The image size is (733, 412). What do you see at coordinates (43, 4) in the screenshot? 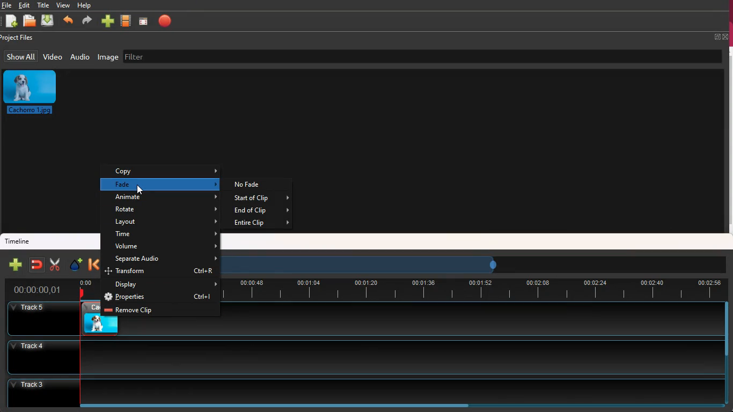
I see `title` at bounding box center [43, 4].